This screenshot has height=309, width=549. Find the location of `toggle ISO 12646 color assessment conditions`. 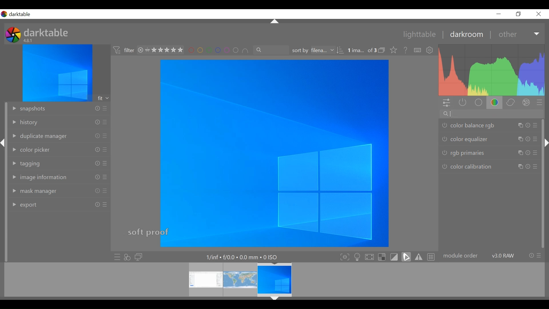

toggle ISO 12646 color assessment conditions is located at coordinates (357, 256).